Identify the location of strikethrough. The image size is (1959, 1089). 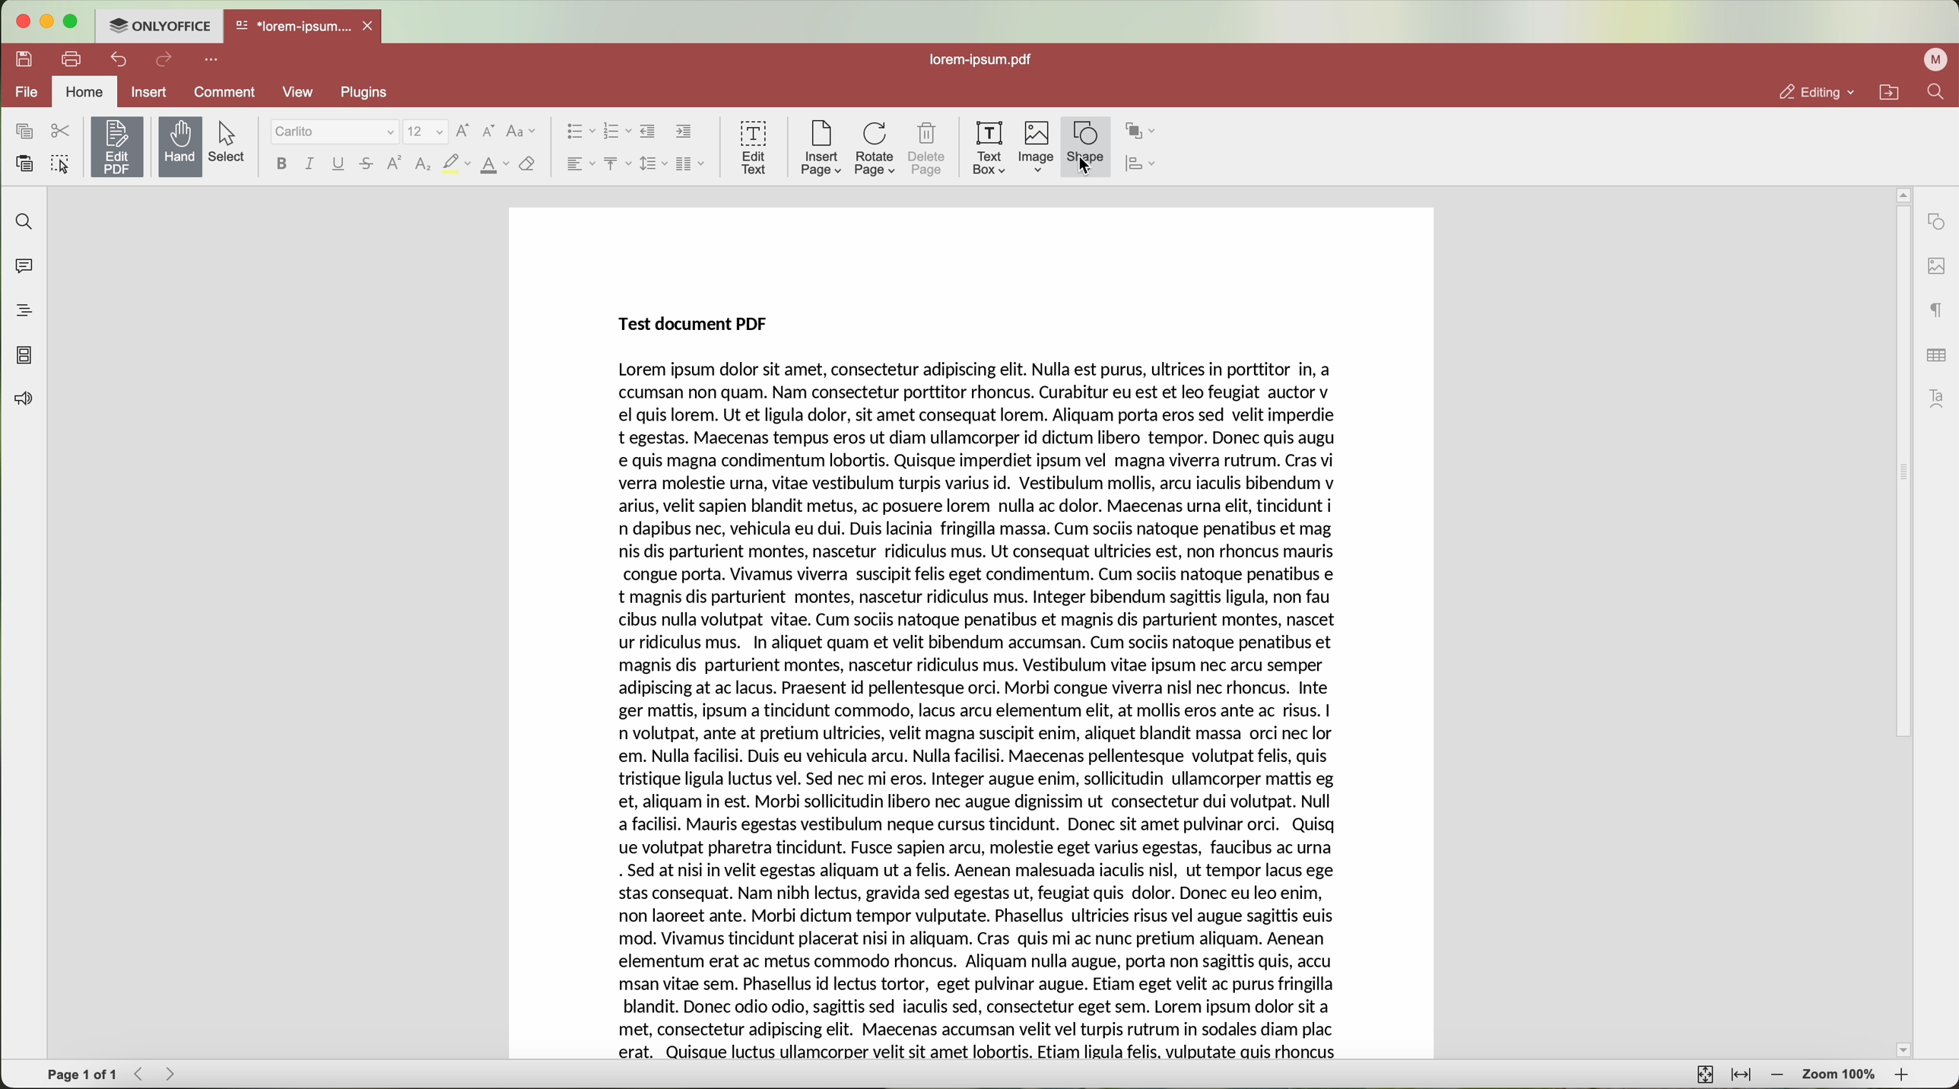
(367, 166).